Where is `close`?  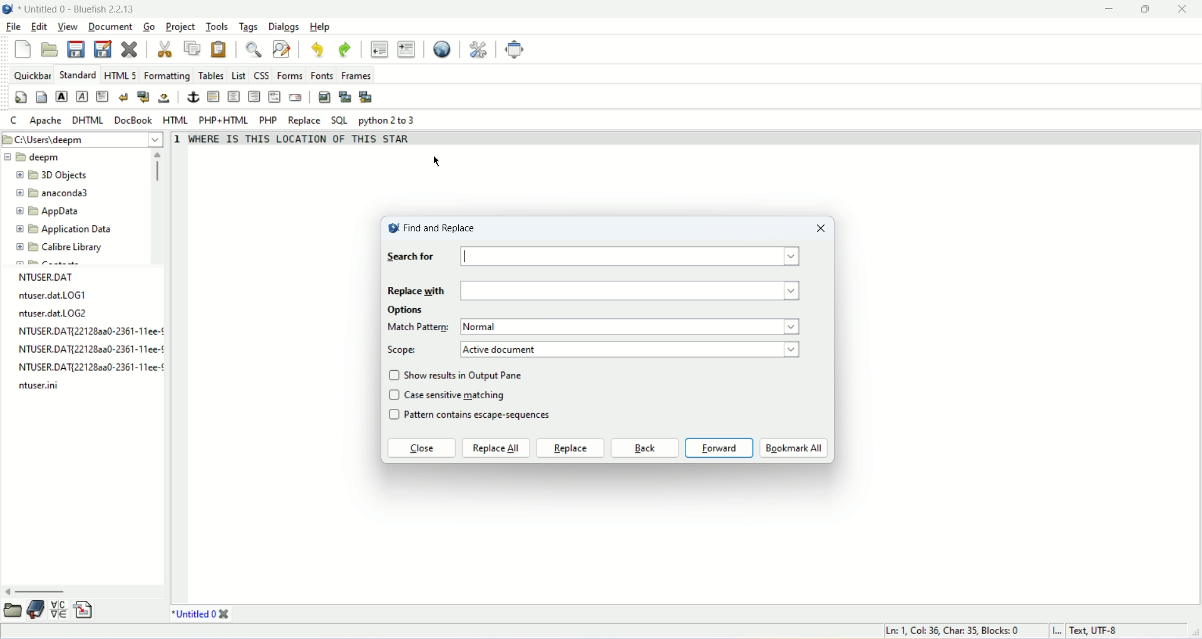
close is located at coordinates (224, 614).